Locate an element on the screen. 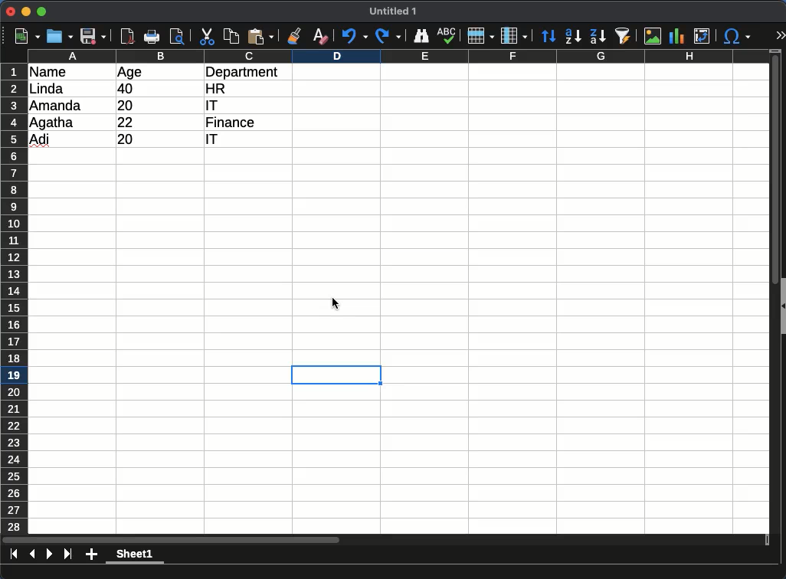 This screenshot has height=579, width=786. image is located at coordinates (652, 38).